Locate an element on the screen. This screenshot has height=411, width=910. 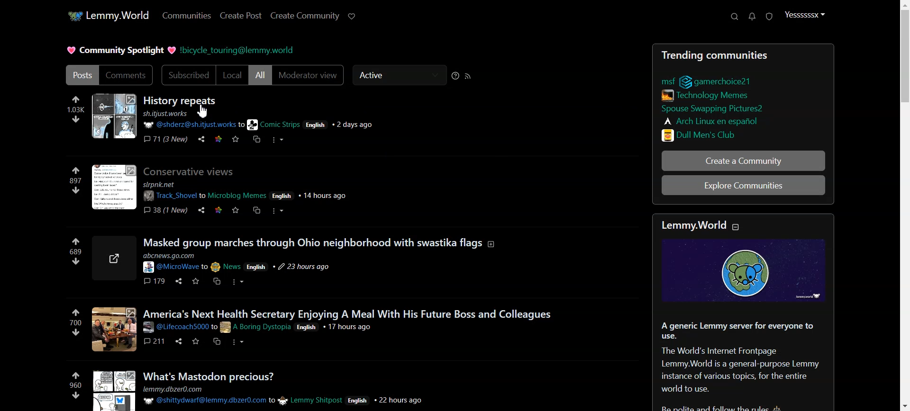
Imge is located at coordinates (115, 116).